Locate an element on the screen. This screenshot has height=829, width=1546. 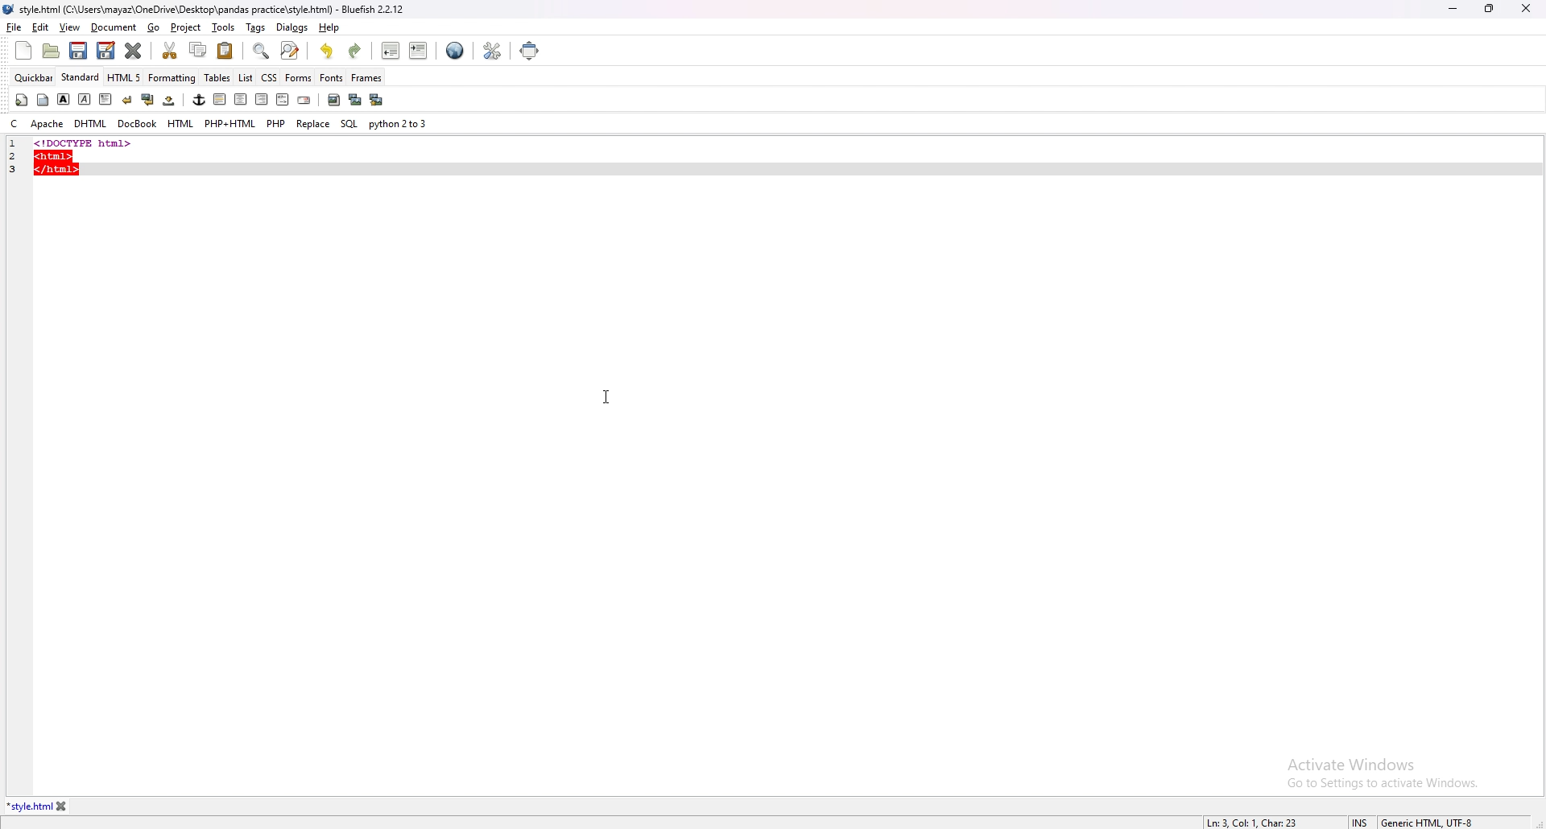
help is located at coordinates (328, 27).